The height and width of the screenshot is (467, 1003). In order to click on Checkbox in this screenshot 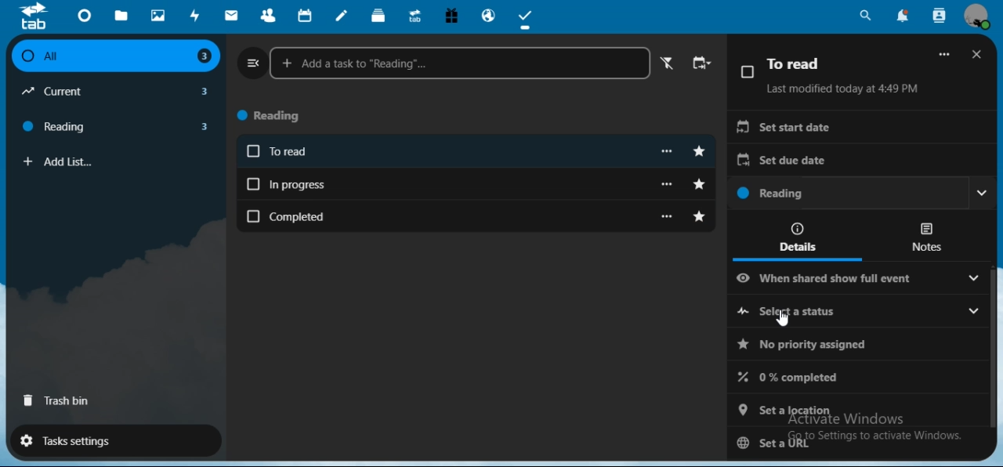, I will do `click(253, 216)`.